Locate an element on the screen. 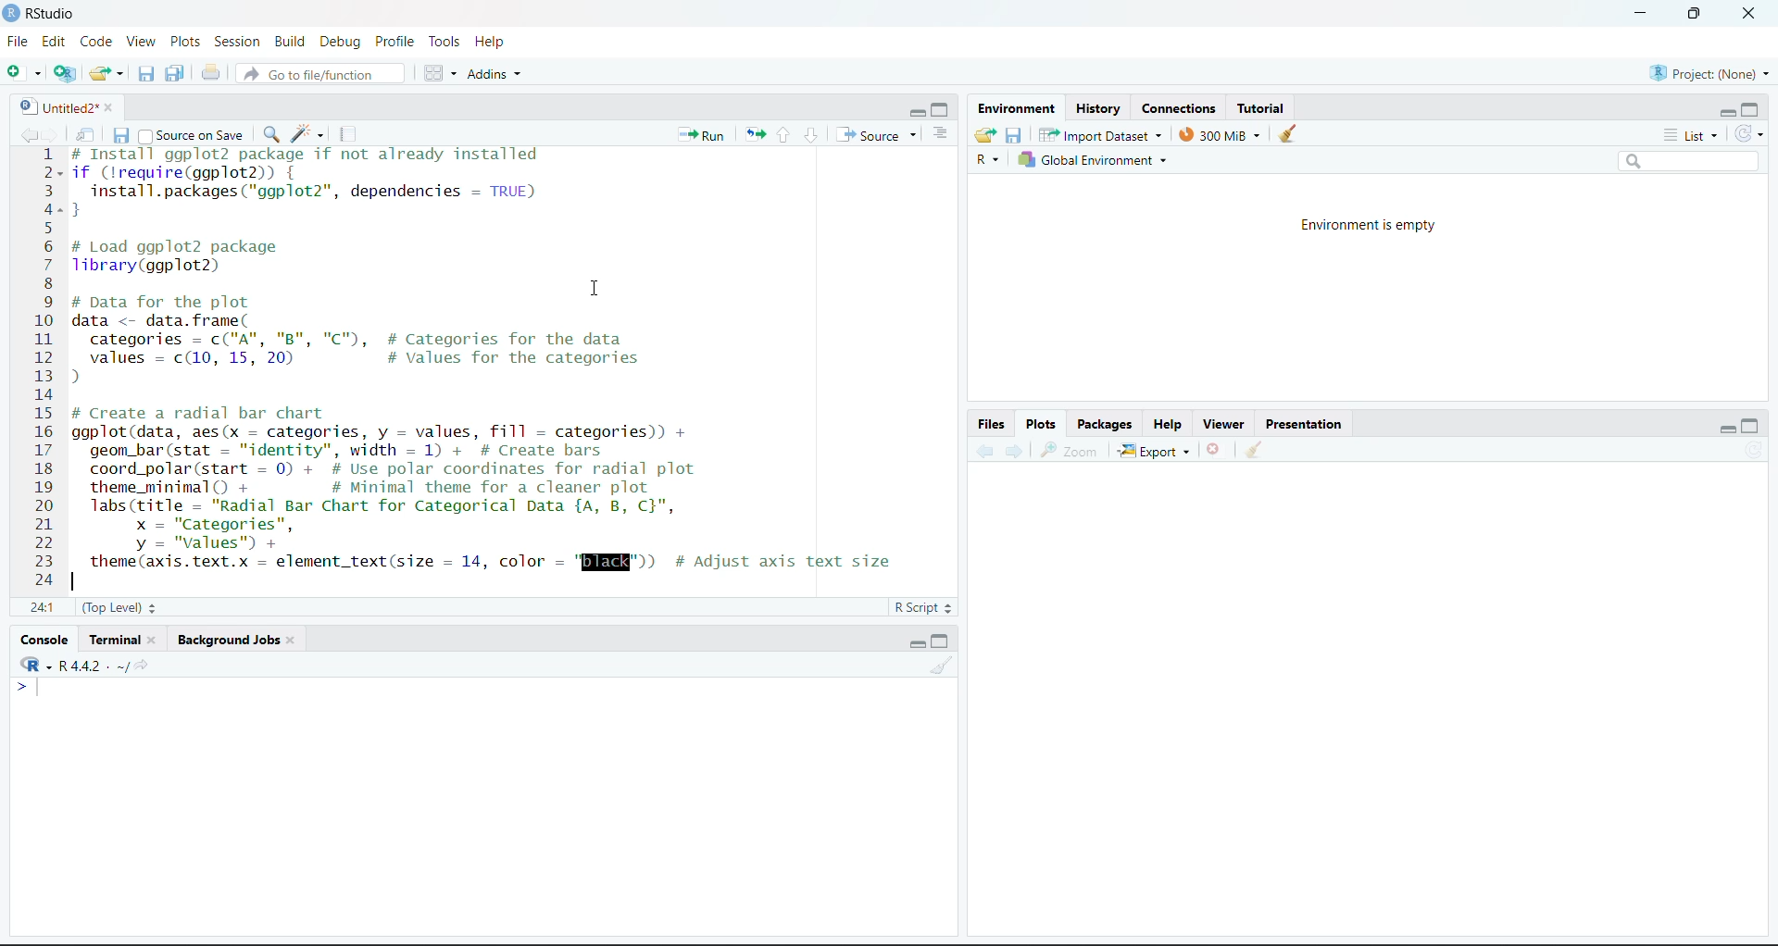  search bar is located at coordinates (1687, 160).